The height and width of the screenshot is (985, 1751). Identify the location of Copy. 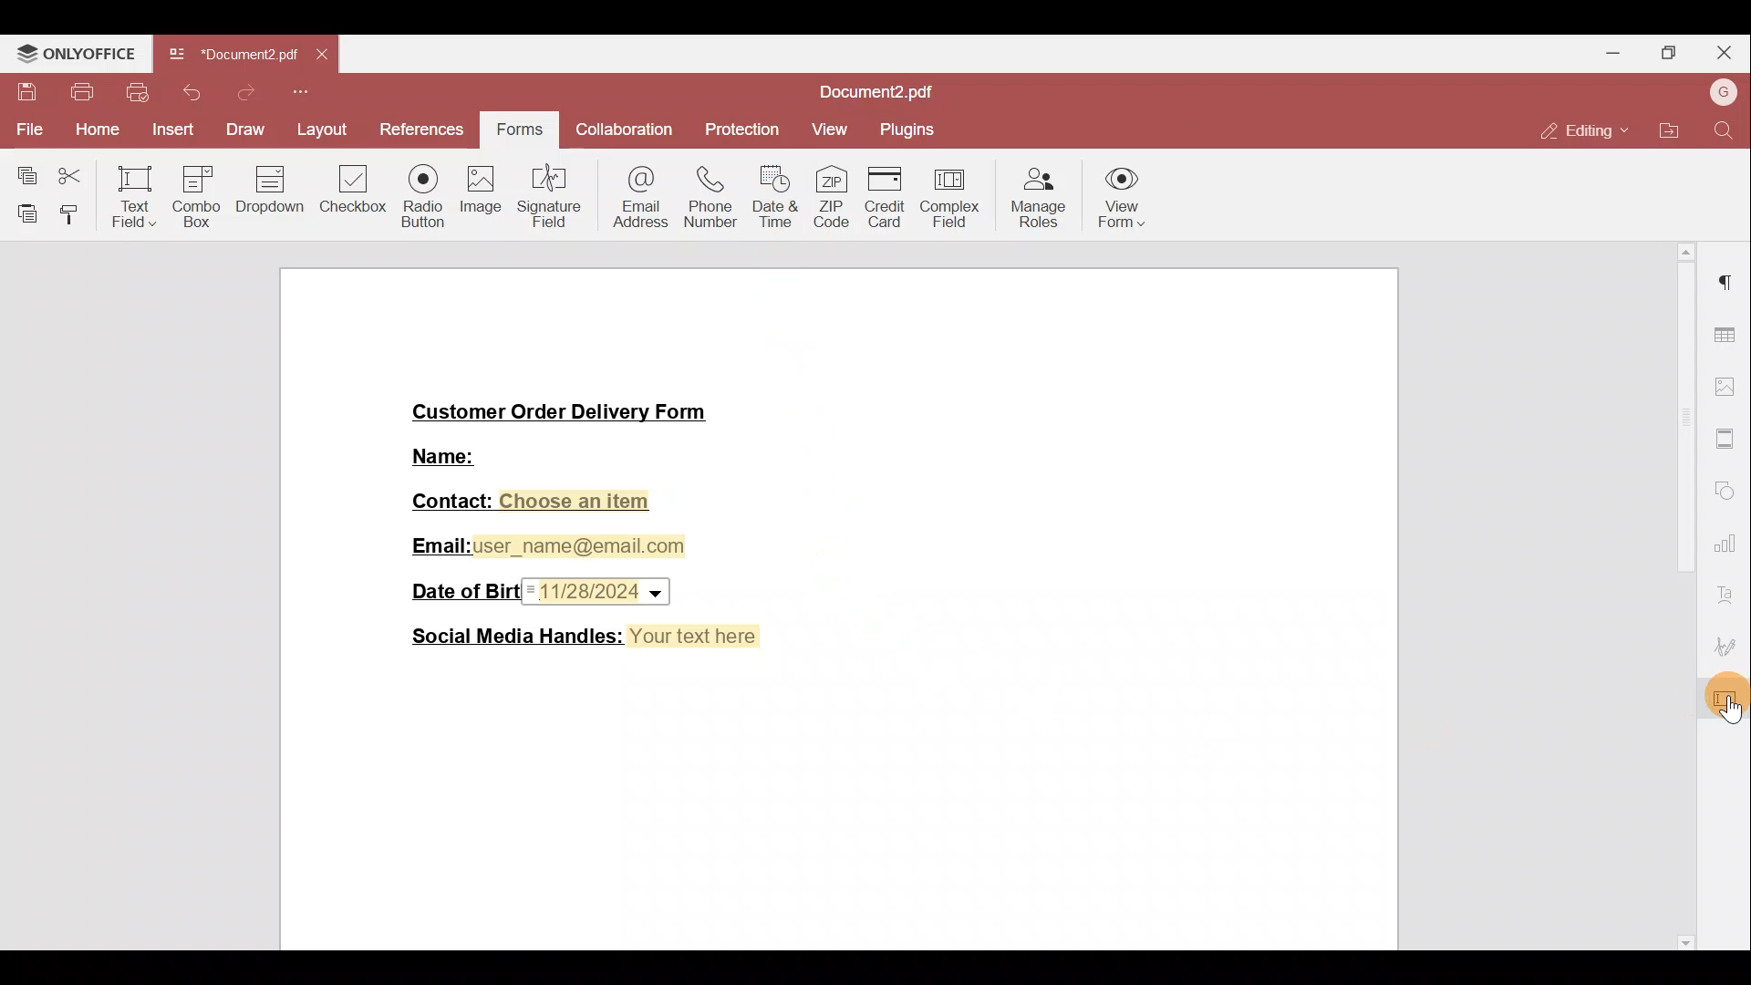
(23, 171).